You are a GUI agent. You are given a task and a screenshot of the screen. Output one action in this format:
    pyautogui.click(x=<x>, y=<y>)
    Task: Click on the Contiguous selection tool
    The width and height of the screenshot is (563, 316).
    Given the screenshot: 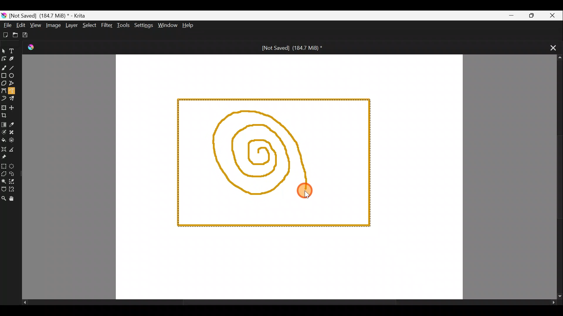 What is the action you would take?
    pyautogui.click(x=4, y=180)
    